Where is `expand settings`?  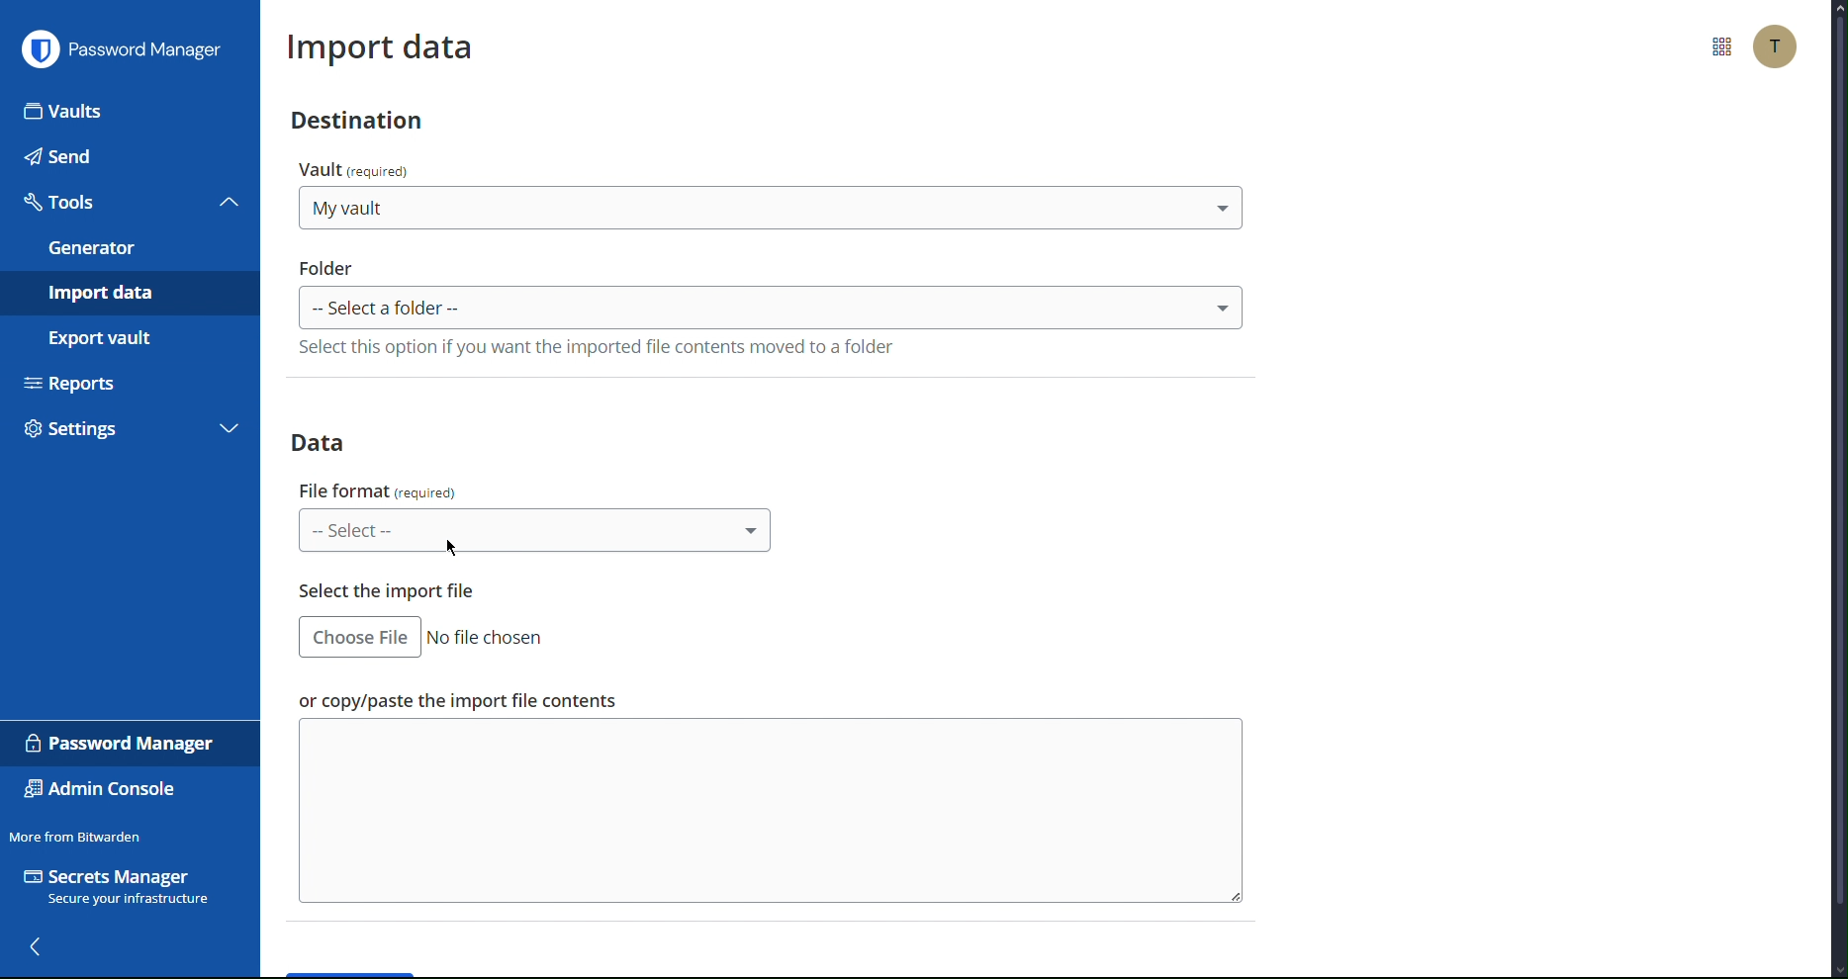 expand settings is located at coordinates (230, 431).